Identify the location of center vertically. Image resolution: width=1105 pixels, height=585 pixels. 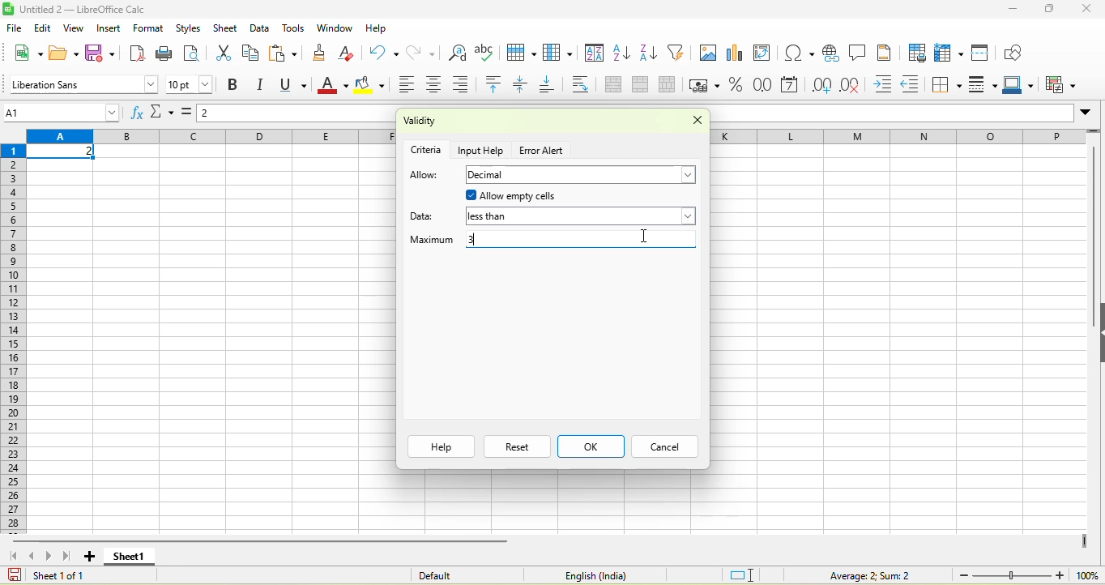
(525, 85).